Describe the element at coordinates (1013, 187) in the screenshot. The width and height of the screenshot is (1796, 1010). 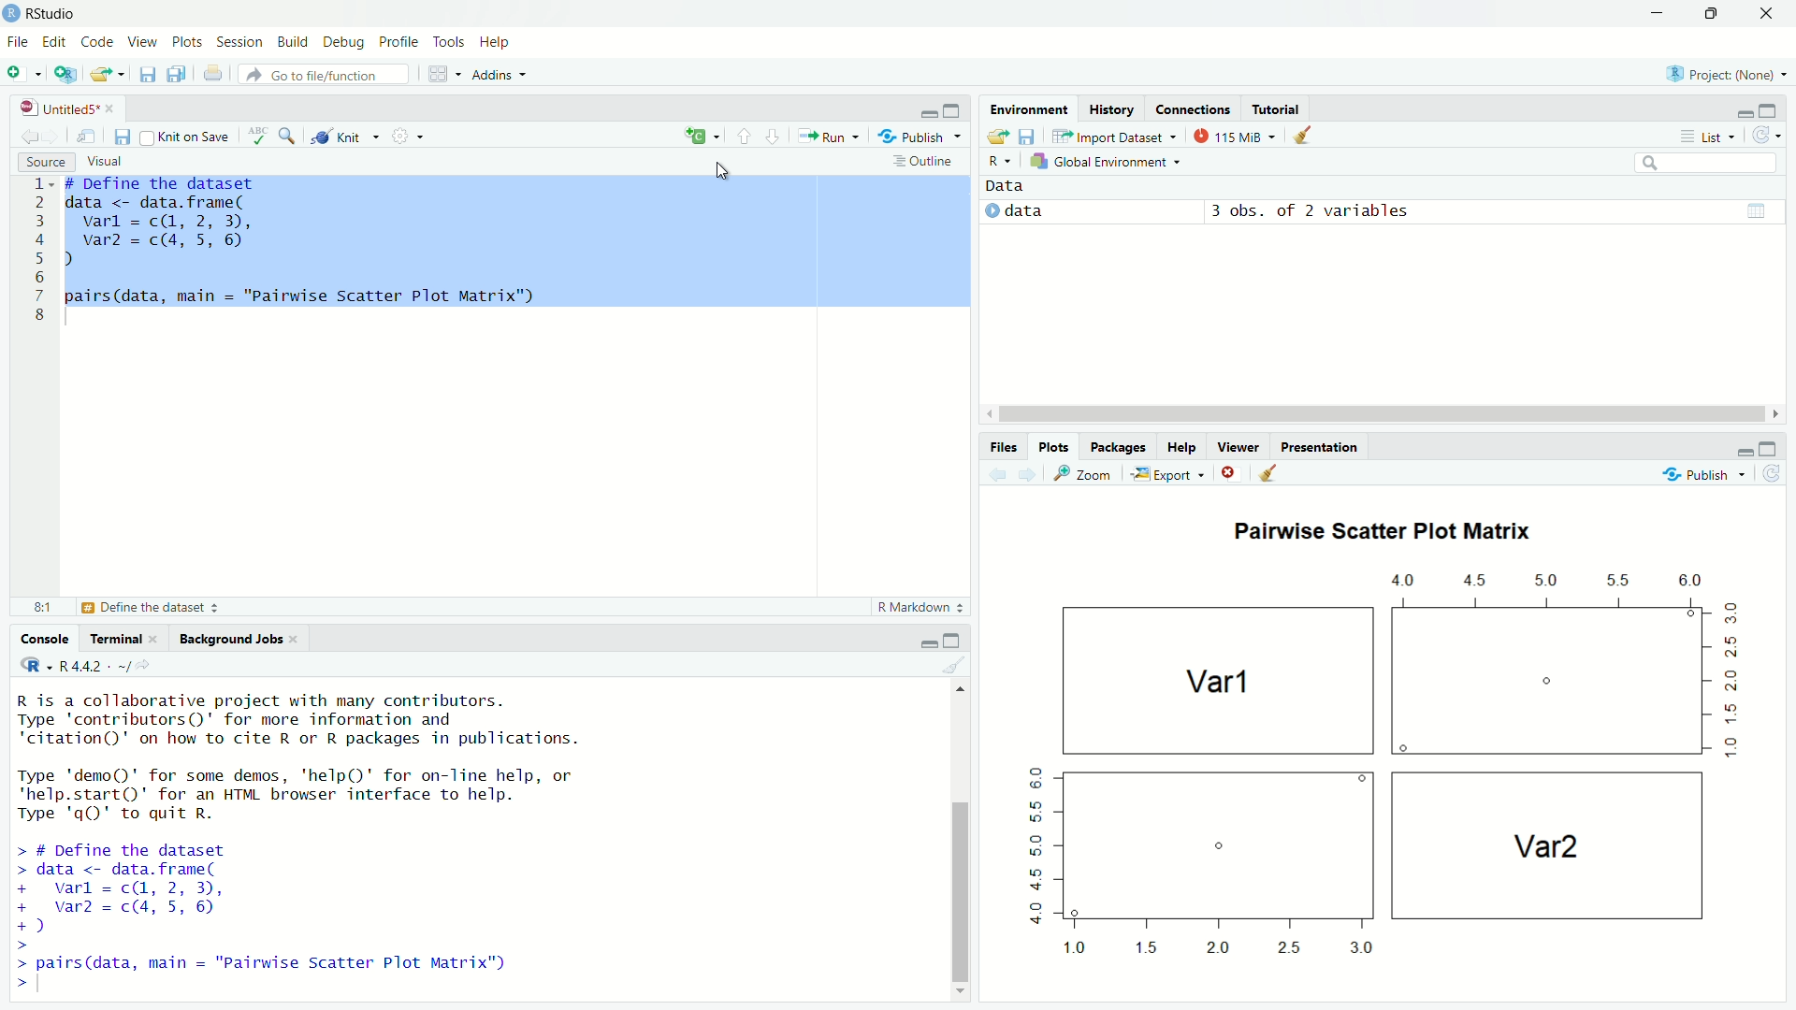
I see `Data` at that location.